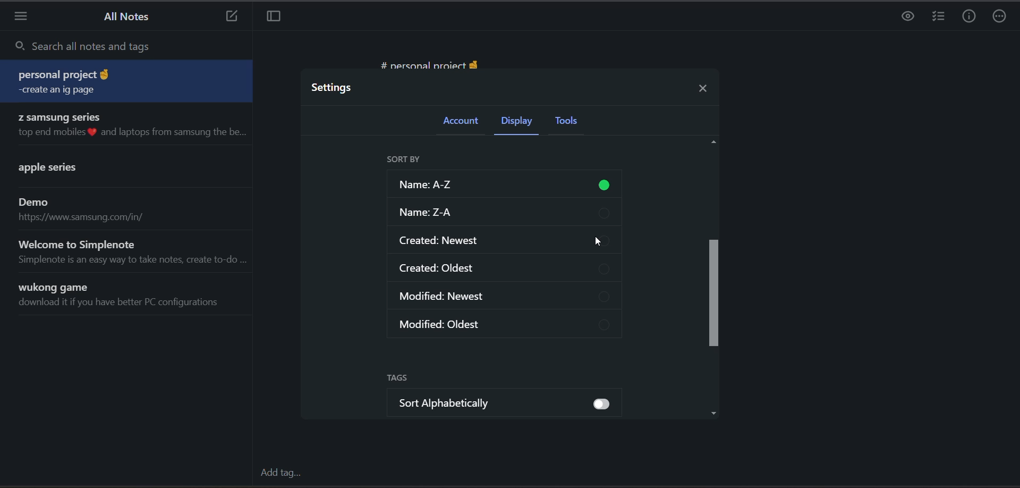 The width and height of the screenshot is (1020, 488). I want to click on close, so click(700, 89).